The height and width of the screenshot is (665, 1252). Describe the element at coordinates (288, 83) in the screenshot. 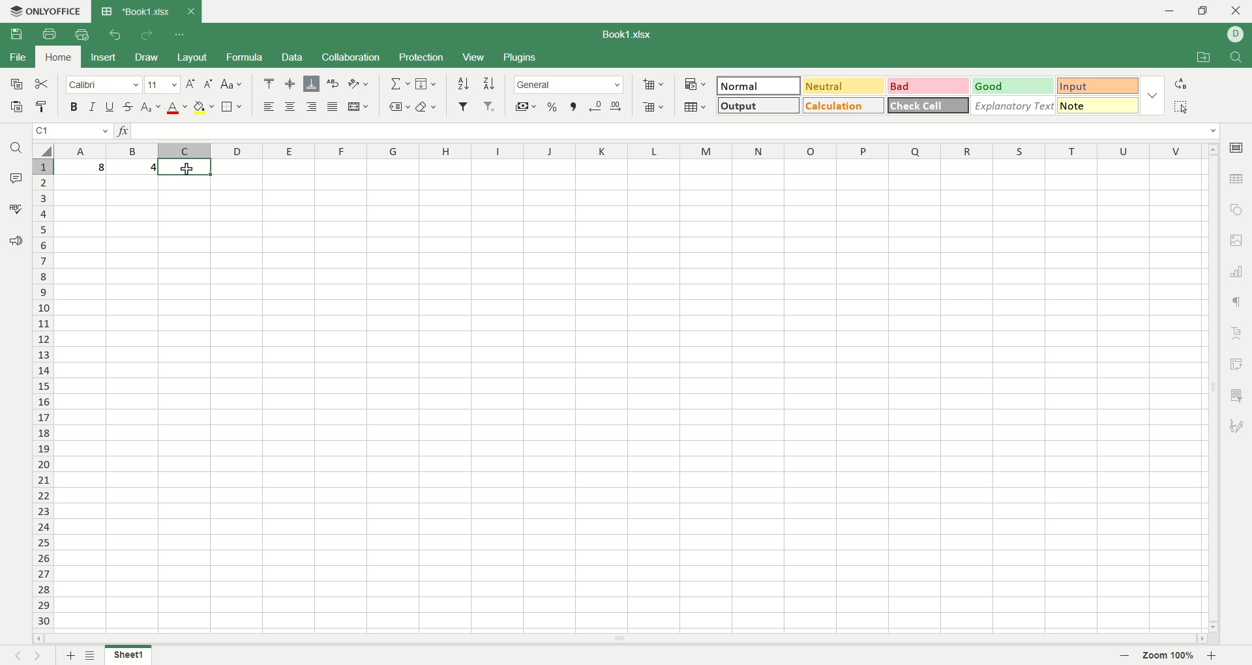

I see `align middle` at that location.